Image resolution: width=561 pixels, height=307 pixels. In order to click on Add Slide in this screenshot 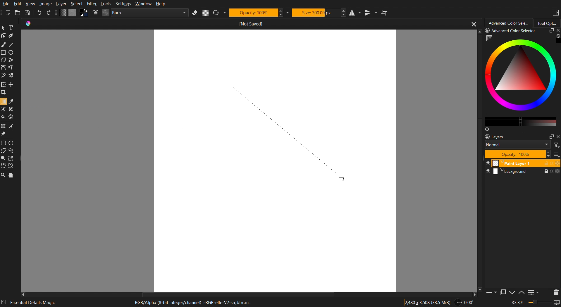, I will do `click(490, 294)`.